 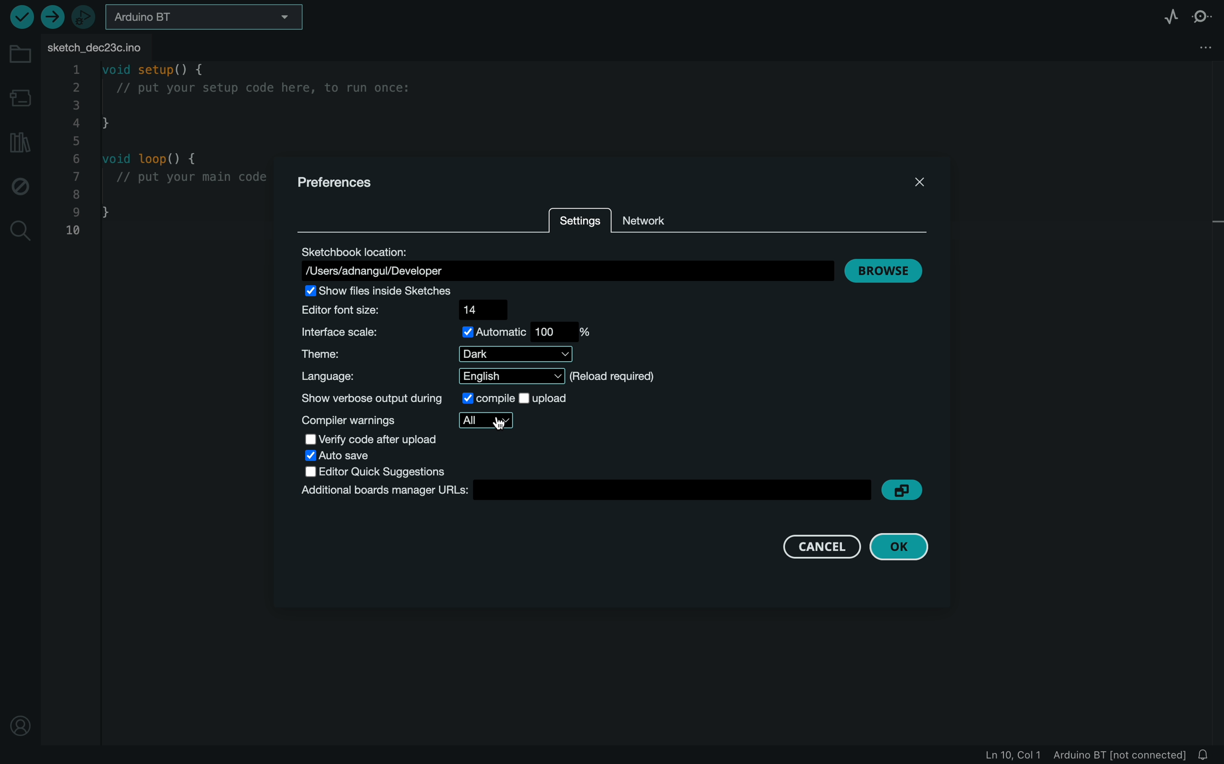 I want to click on verify code, so click(x=368, y=439).